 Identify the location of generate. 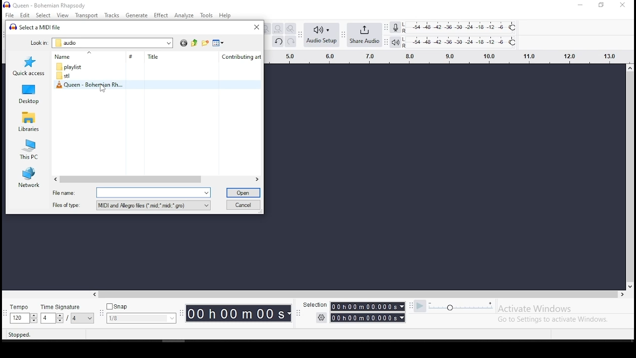
(137, 15).